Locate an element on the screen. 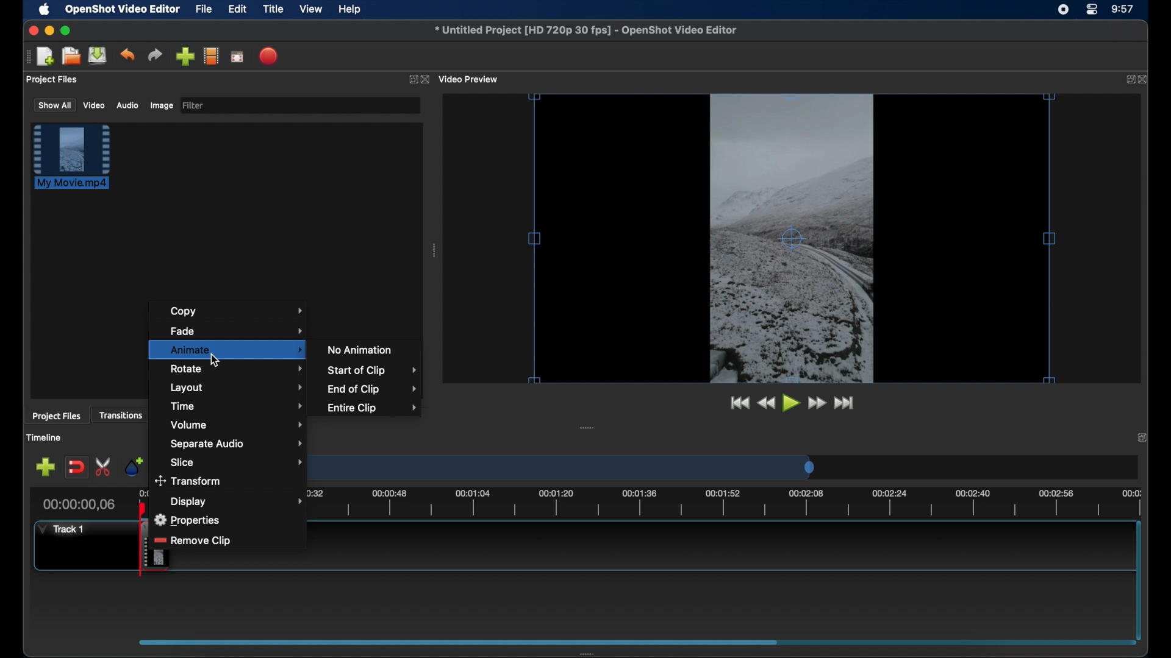 Image resolution: width=1171 pixels, height=658 pixels. export video is located at coordinates (270, 56).